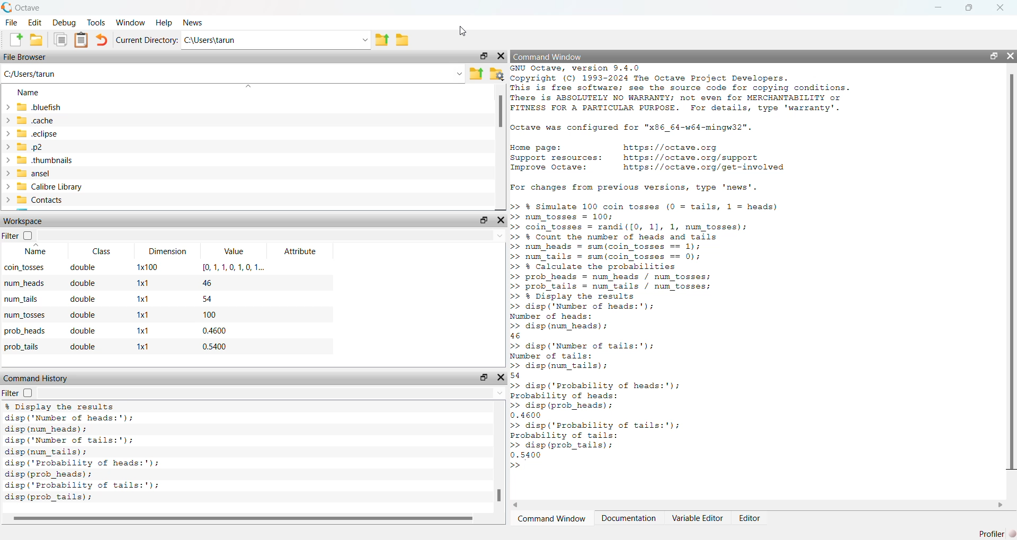  What do you see at coordinates (24, 268) in the screenshot?
I see `coin_tosses` at bounding box center [24, 268].